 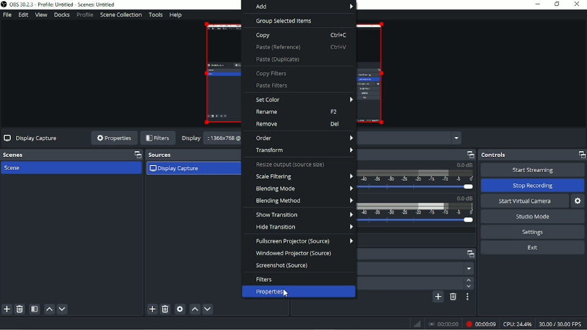 I want to click on Scale filtering, so click(x=304, y=177).